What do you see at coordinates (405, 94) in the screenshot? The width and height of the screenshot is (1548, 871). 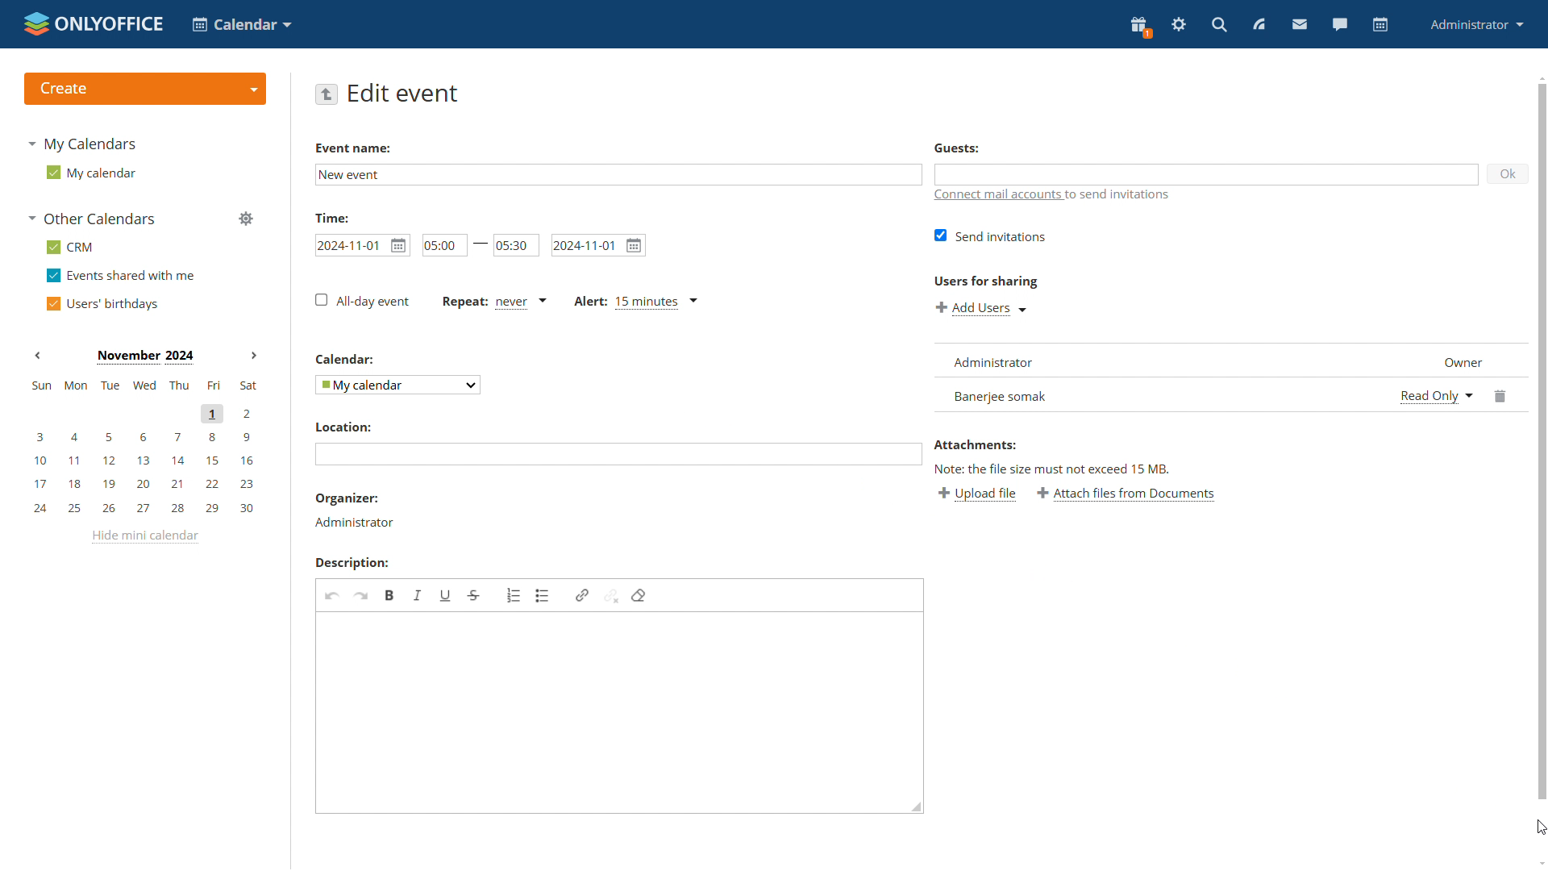 I see `edit event` at bounding box center [405, 94].